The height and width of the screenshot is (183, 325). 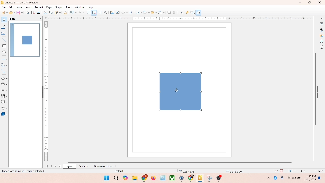 What do you see at coordinates (4, 84) in the screenshot?
I see `symbol shapes` at bounding box center [4, 84].